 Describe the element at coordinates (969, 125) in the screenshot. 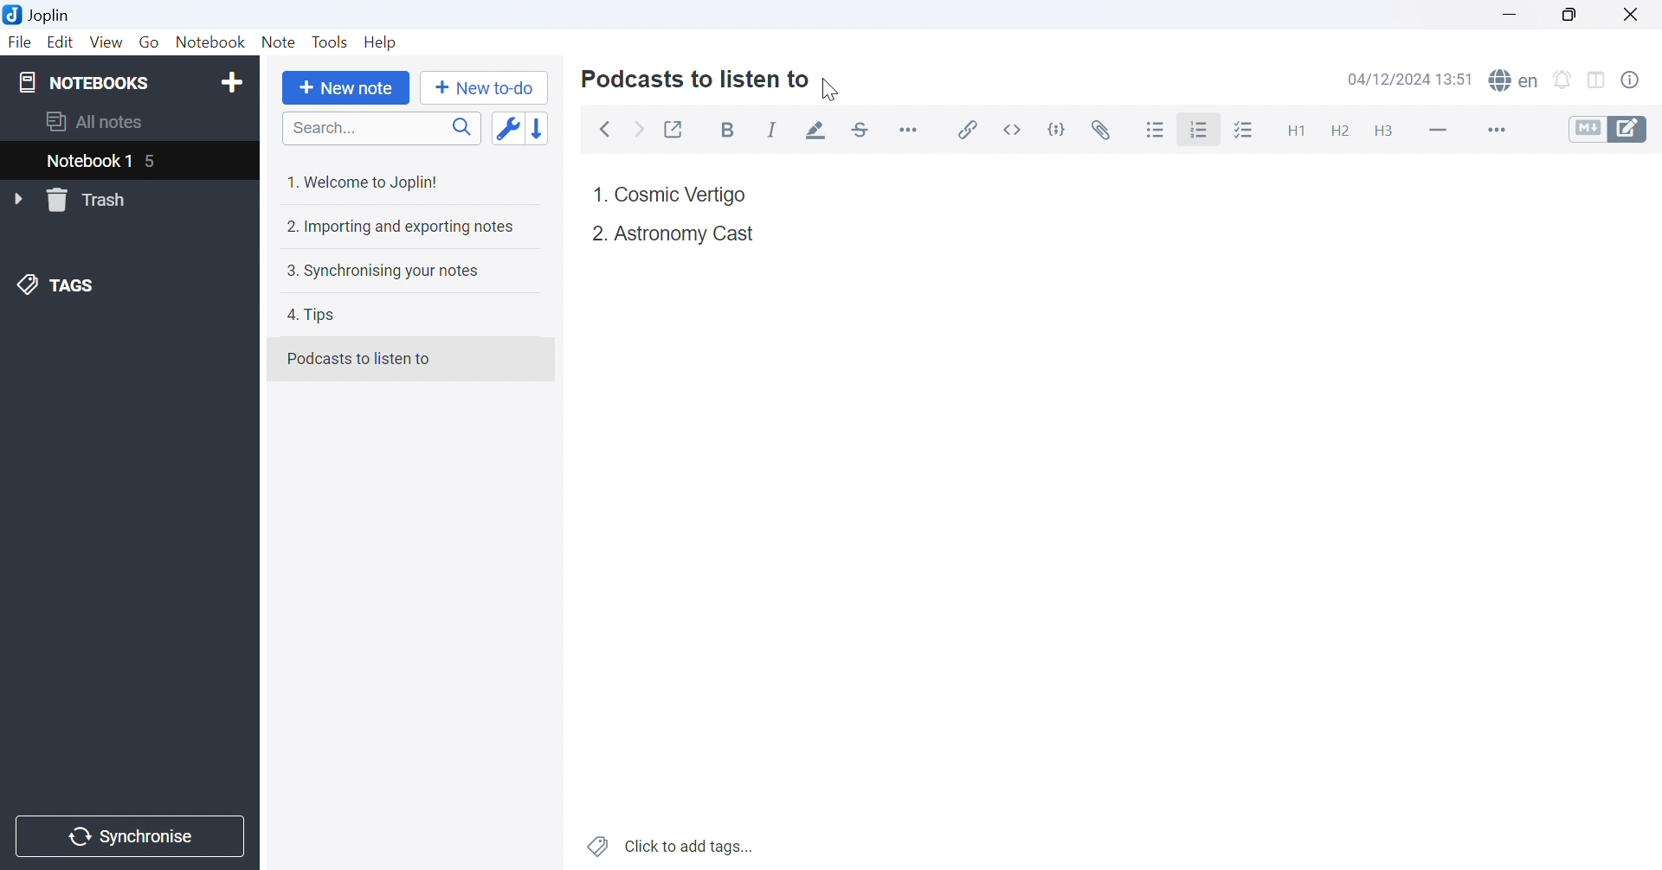

I see `Insert / edit code` at that location.